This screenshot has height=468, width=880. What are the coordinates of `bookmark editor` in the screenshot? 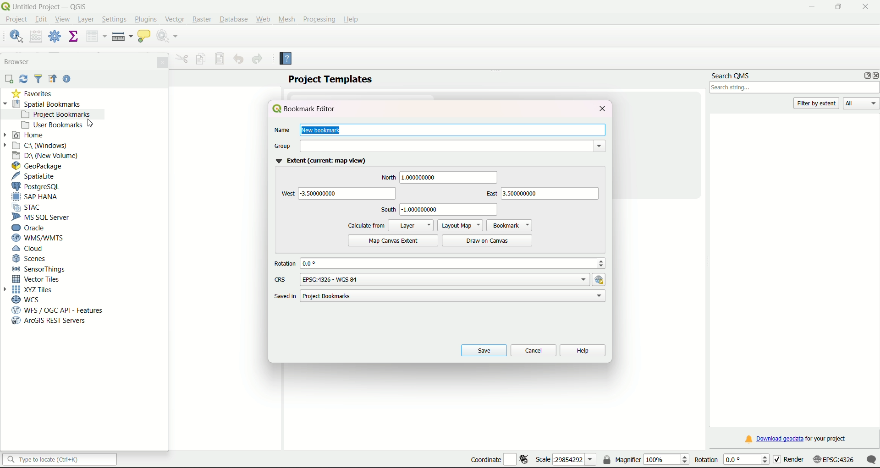 It's located at (305, 109).